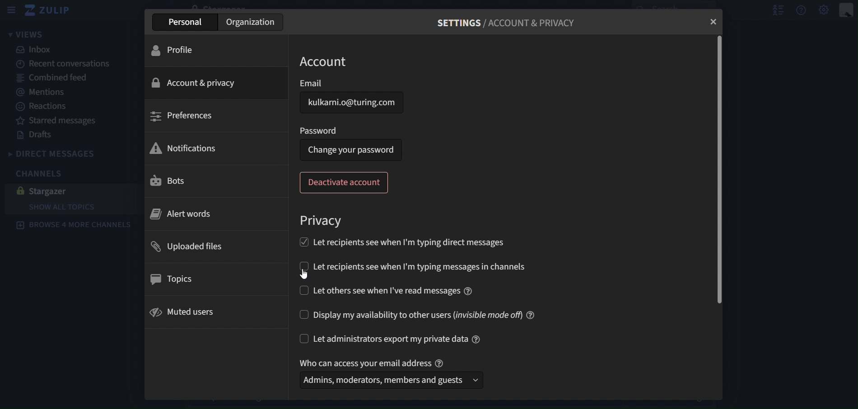 The width and height of the screenshot is (858, 409). Describe the element at coordinates (71, 207) in the screenshot. I see `show all topics` at that location.